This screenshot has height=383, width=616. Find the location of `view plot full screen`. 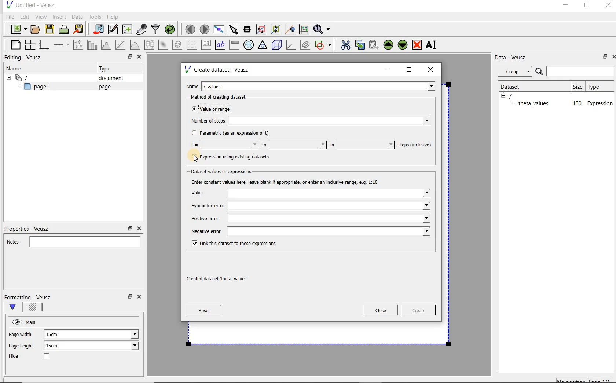

view plot full screen is located at coordinates (218, 29).